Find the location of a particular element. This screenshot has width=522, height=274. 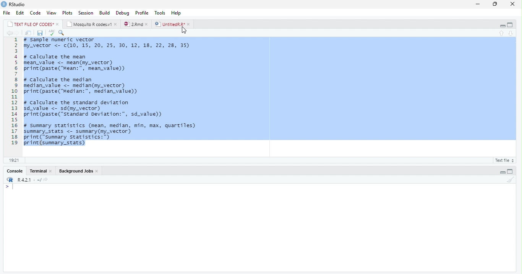

find and replace is located at coordinates (62, 33).